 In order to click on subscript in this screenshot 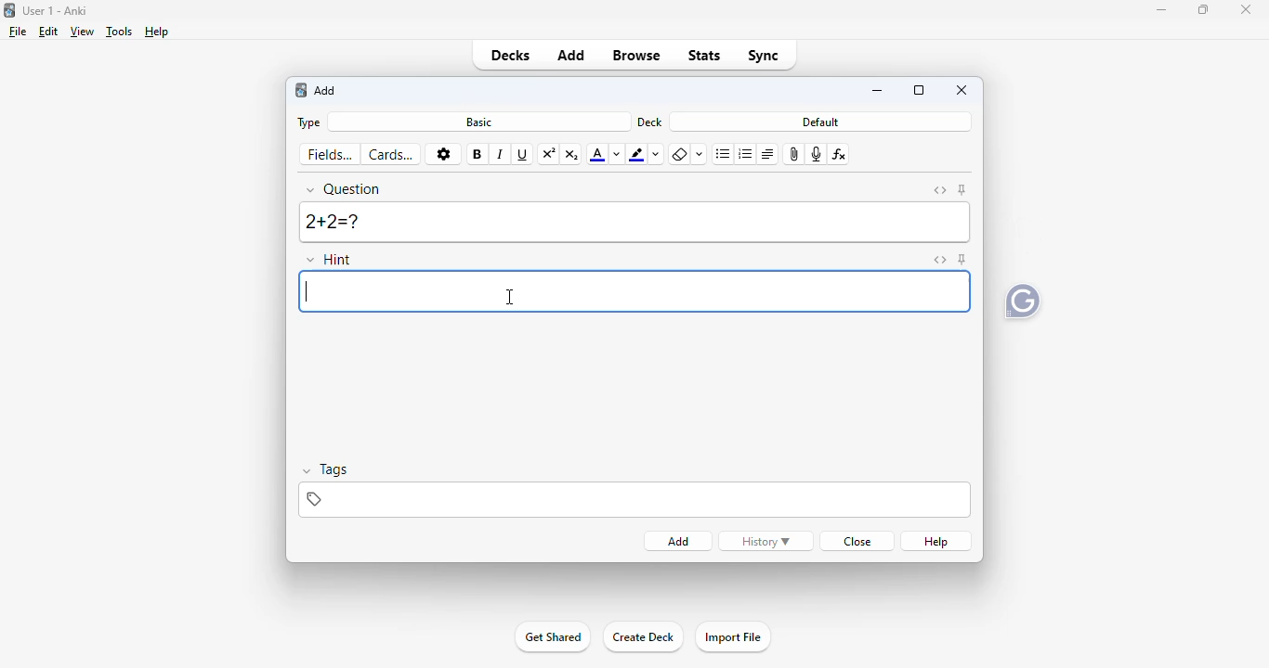, I will do `click(572, 156)`.